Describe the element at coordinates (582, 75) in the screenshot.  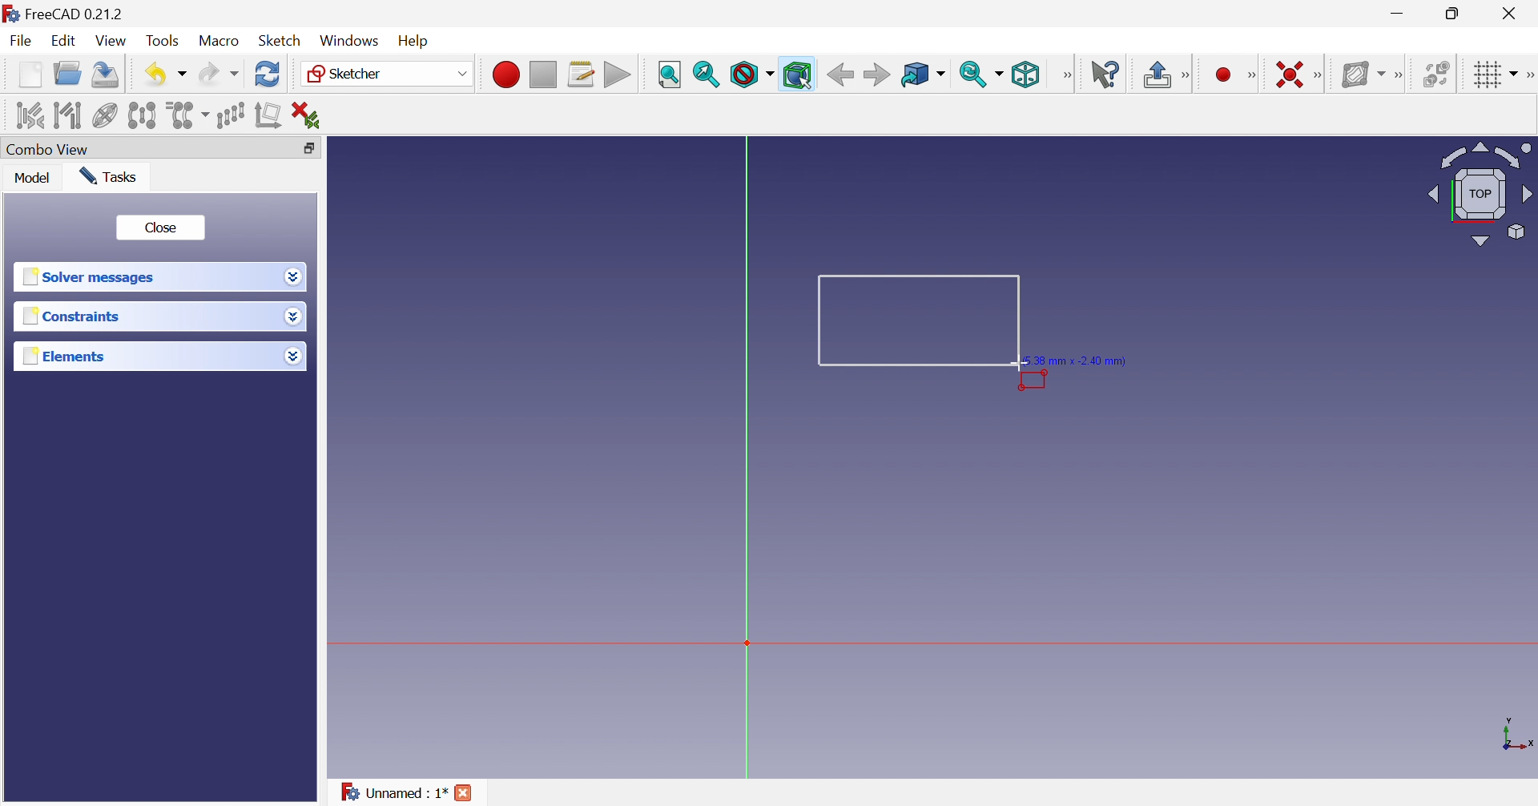
I see `Macros...` at that location.